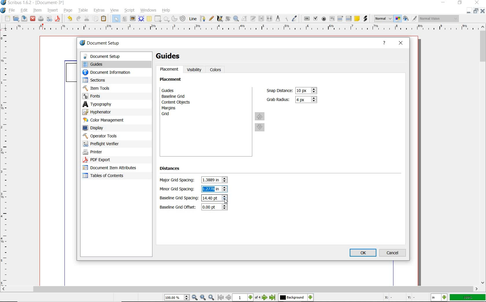 The height and width of the screenshot is (302, 486). Describe the element at coordinates (53, 10) in the screenshot. I see `insert` at that location.